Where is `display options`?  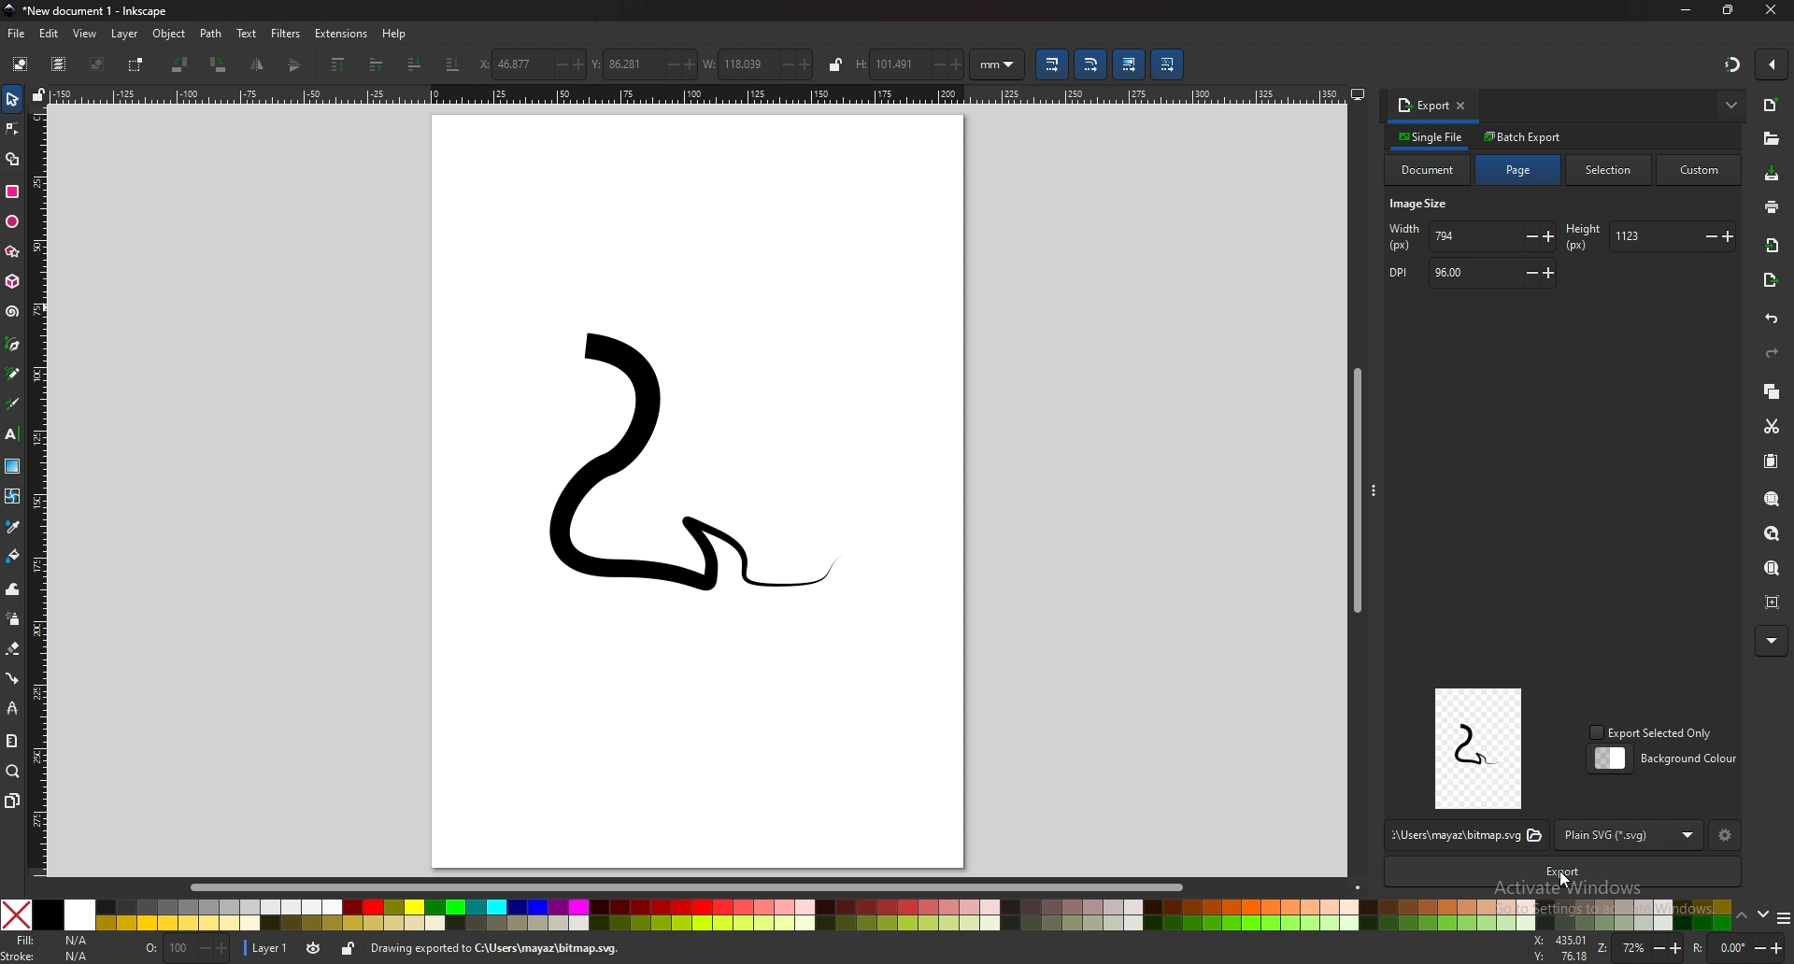 display options is located at coordinates (1357, 91).